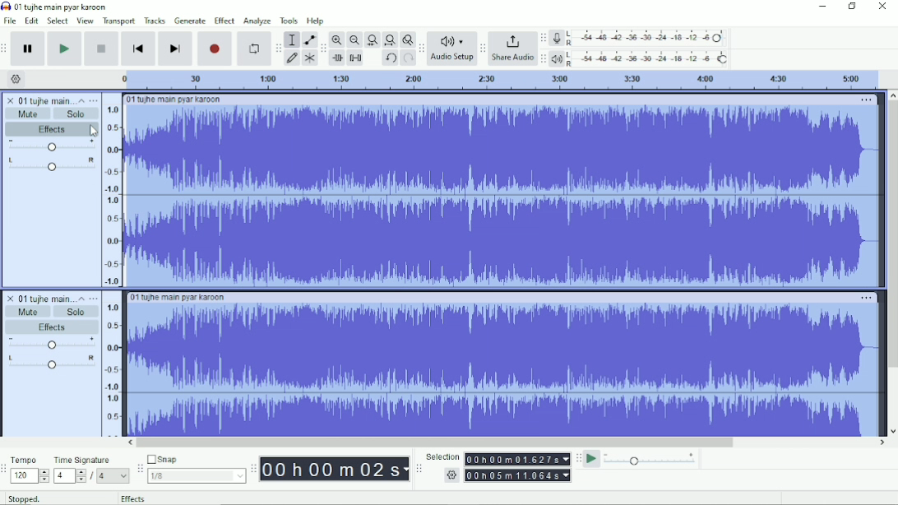  What do you see at coordinates (406, 39) in the screenshot?
I see `Zoom toggle` at bounding box center [406, 39].